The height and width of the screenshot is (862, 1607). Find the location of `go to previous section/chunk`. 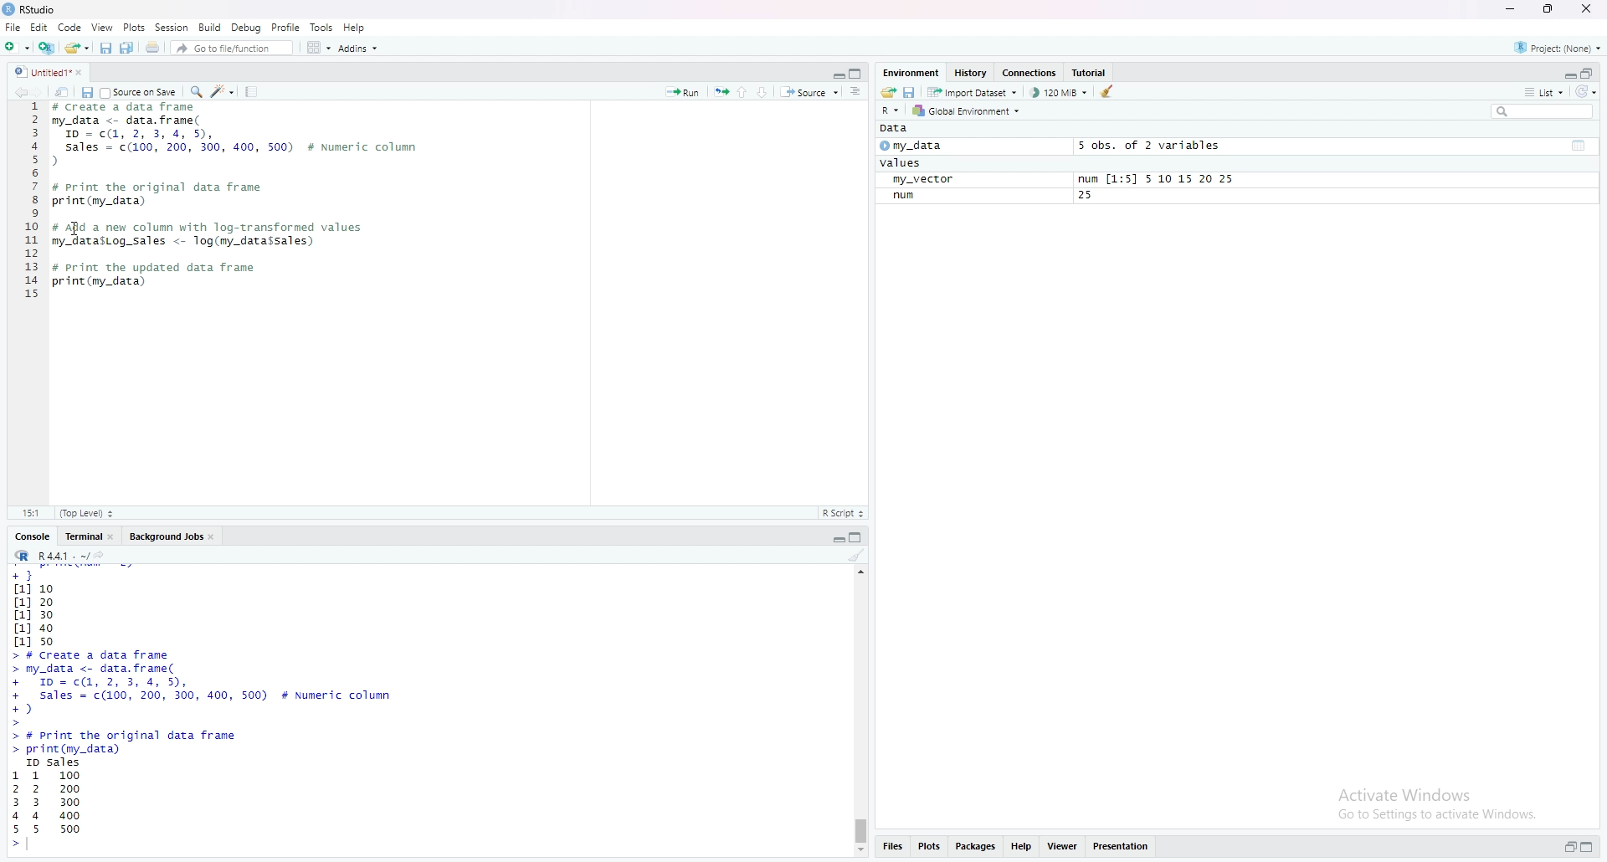

go to previous section/chunk is located at coordinates (745, 92).